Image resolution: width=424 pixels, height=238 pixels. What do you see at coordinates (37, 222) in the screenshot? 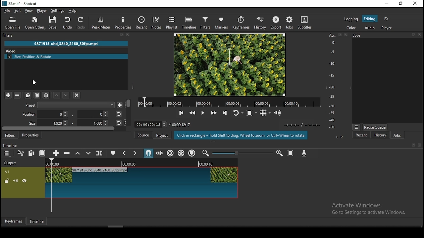
I see `timeline` at bounding box center [37, 222].